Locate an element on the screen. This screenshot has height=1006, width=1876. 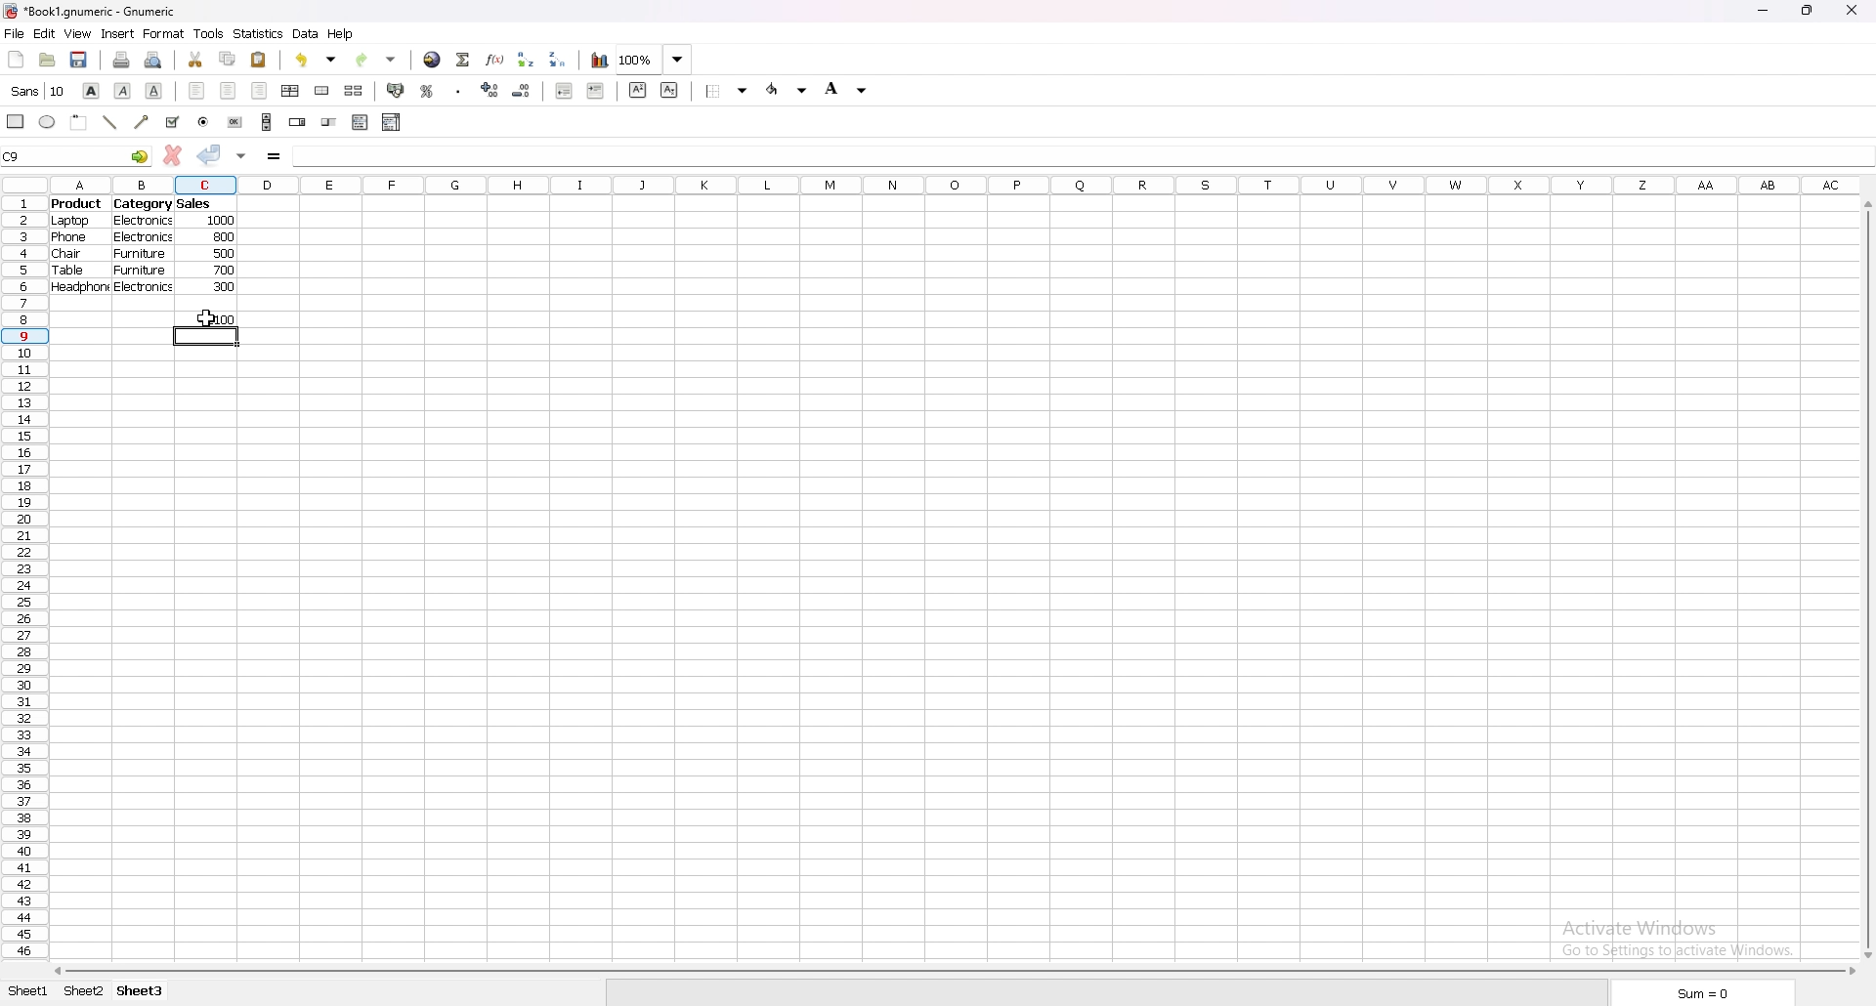
chair is located at coordinates (66, 253).